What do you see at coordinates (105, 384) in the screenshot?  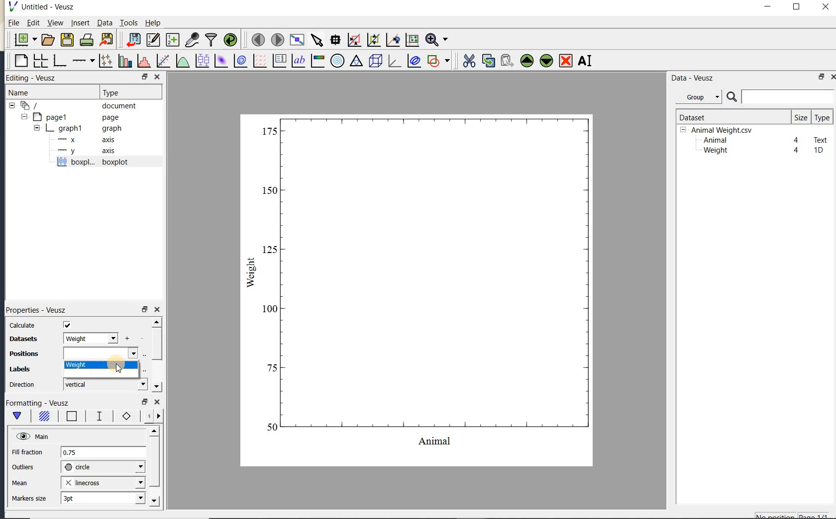 I see `vertical` at bounding box center [105, 384].